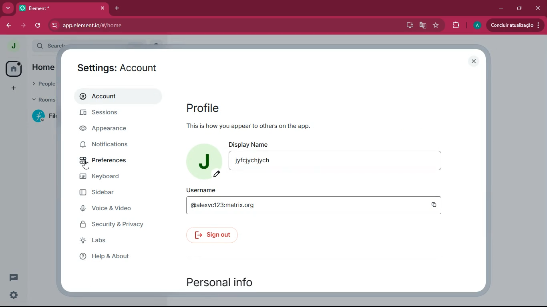  What do you see at coordinates (202, 190) in the screenshot?
I see `username` at bounding box center [202, 190].